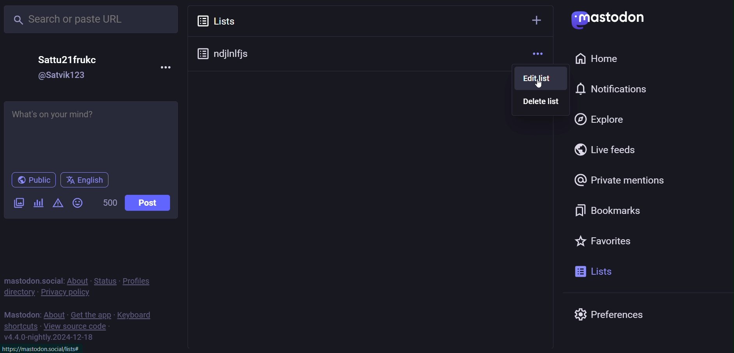 The image size is (734, 353). I want to click on profiles, so click(140, 280).